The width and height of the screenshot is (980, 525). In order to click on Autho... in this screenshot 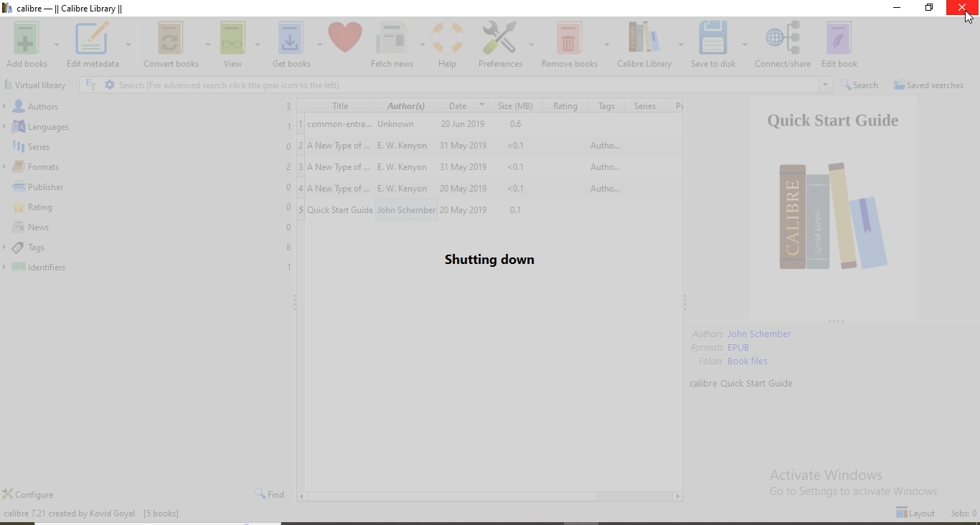, I will do `click(603, 165)`.